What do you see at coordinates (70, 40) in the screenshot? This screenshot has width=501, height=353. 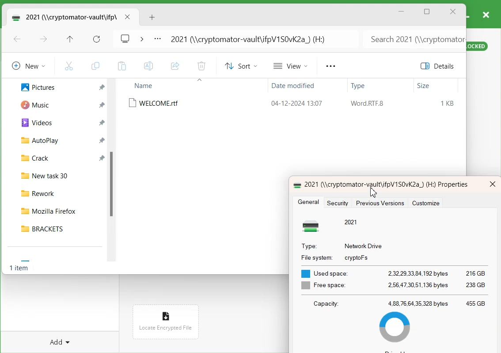 I see `Up to recent file` at bounding box center [70, 40].